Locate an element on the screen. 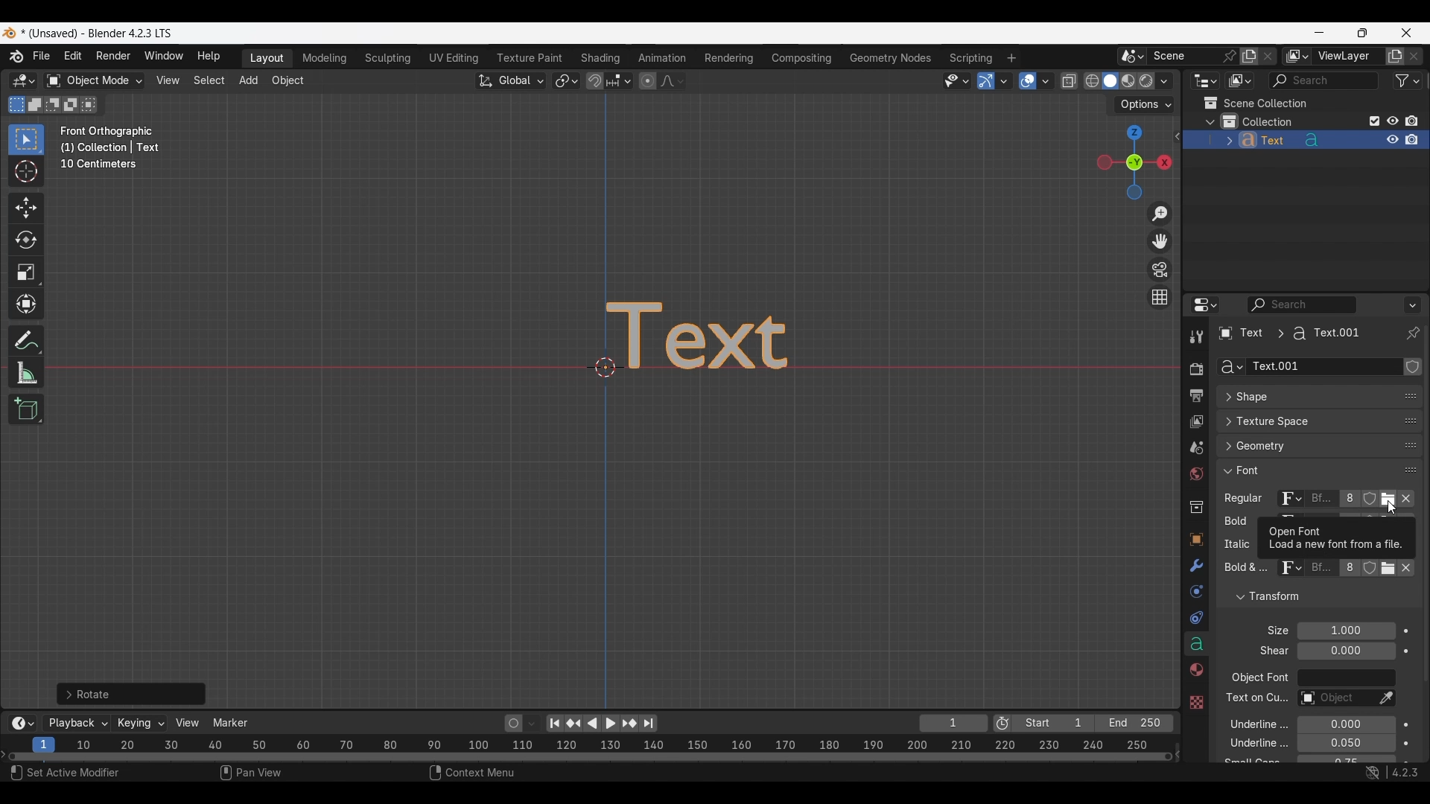 This screenshot has width=1430, height=804. Add cube is located at coordinates (26, 409).